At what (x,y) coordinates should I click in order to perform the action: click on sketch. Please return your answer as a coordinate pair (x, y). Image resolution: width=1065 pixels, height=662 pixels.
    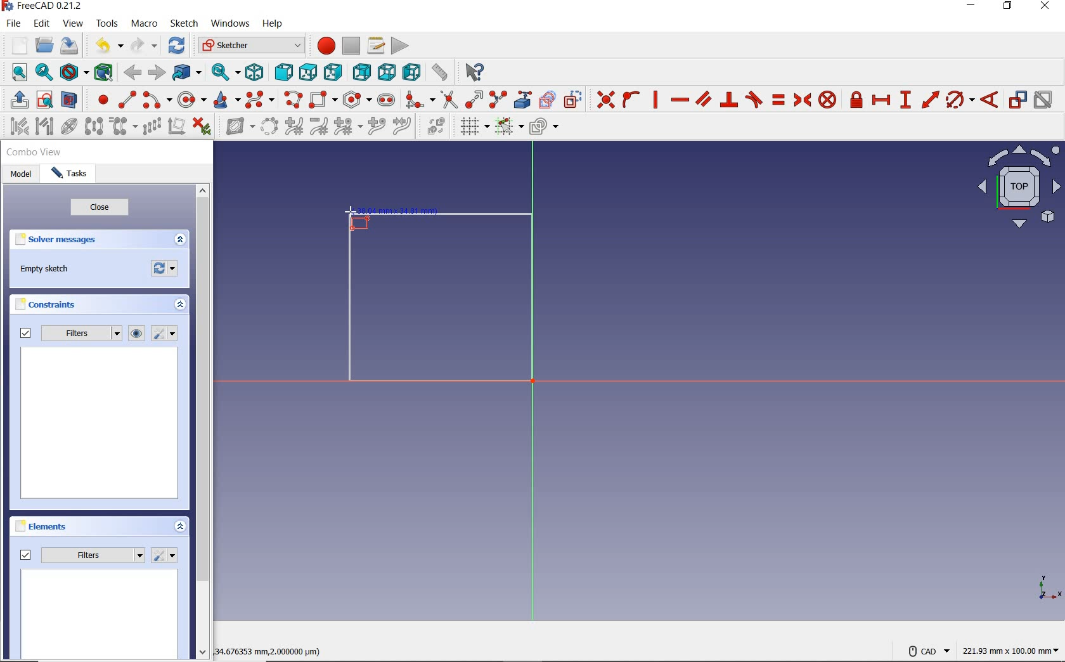
    Looking at the image, I should click on (184, 23).